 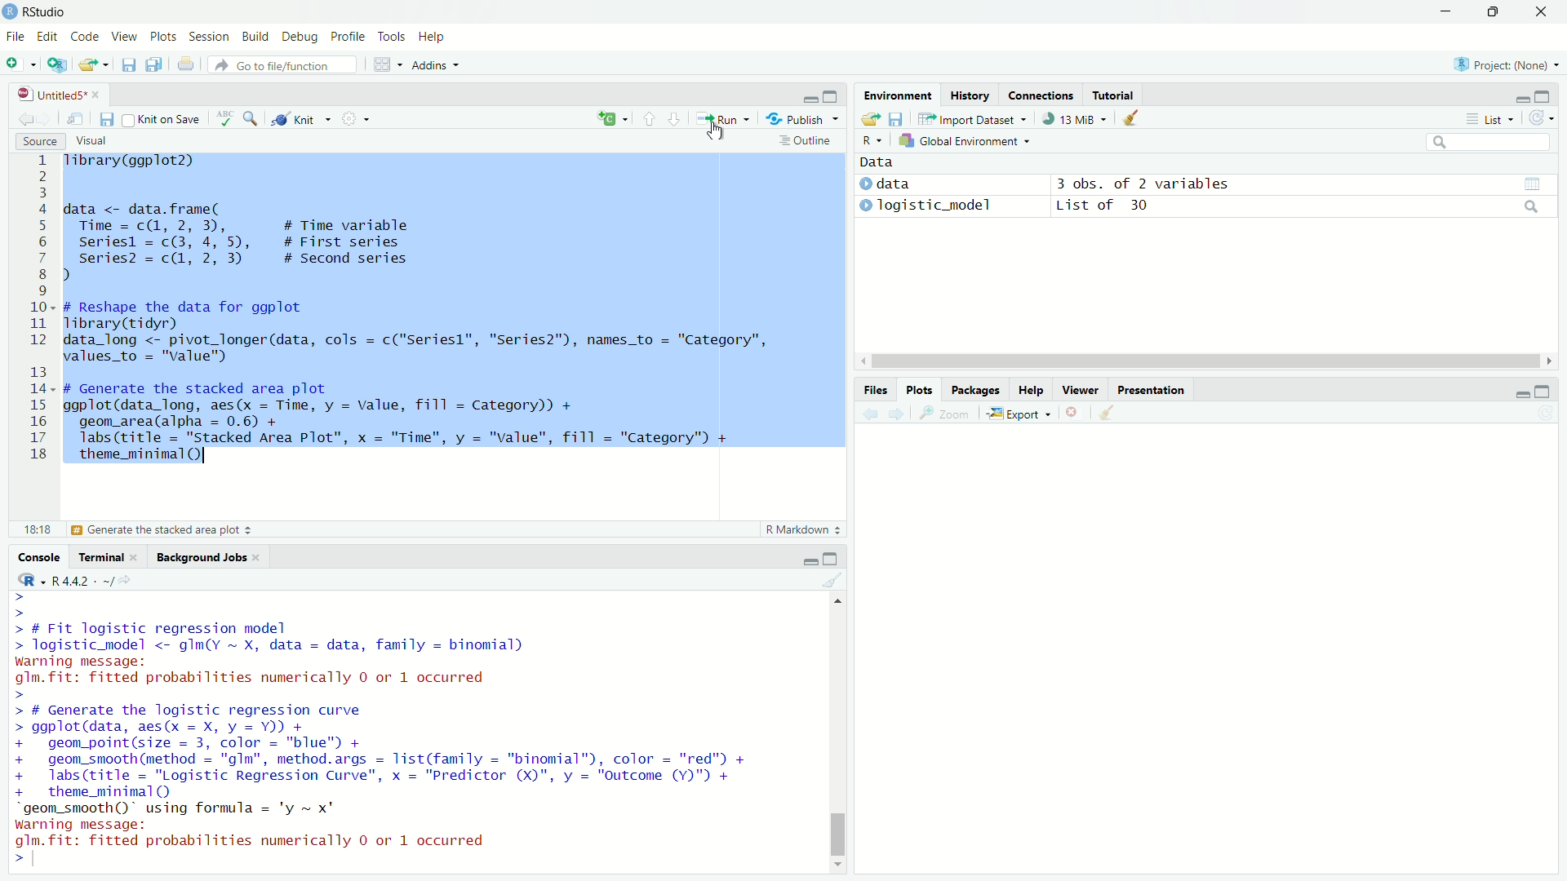 I want to click on zoom, so click(x=948, y=416).